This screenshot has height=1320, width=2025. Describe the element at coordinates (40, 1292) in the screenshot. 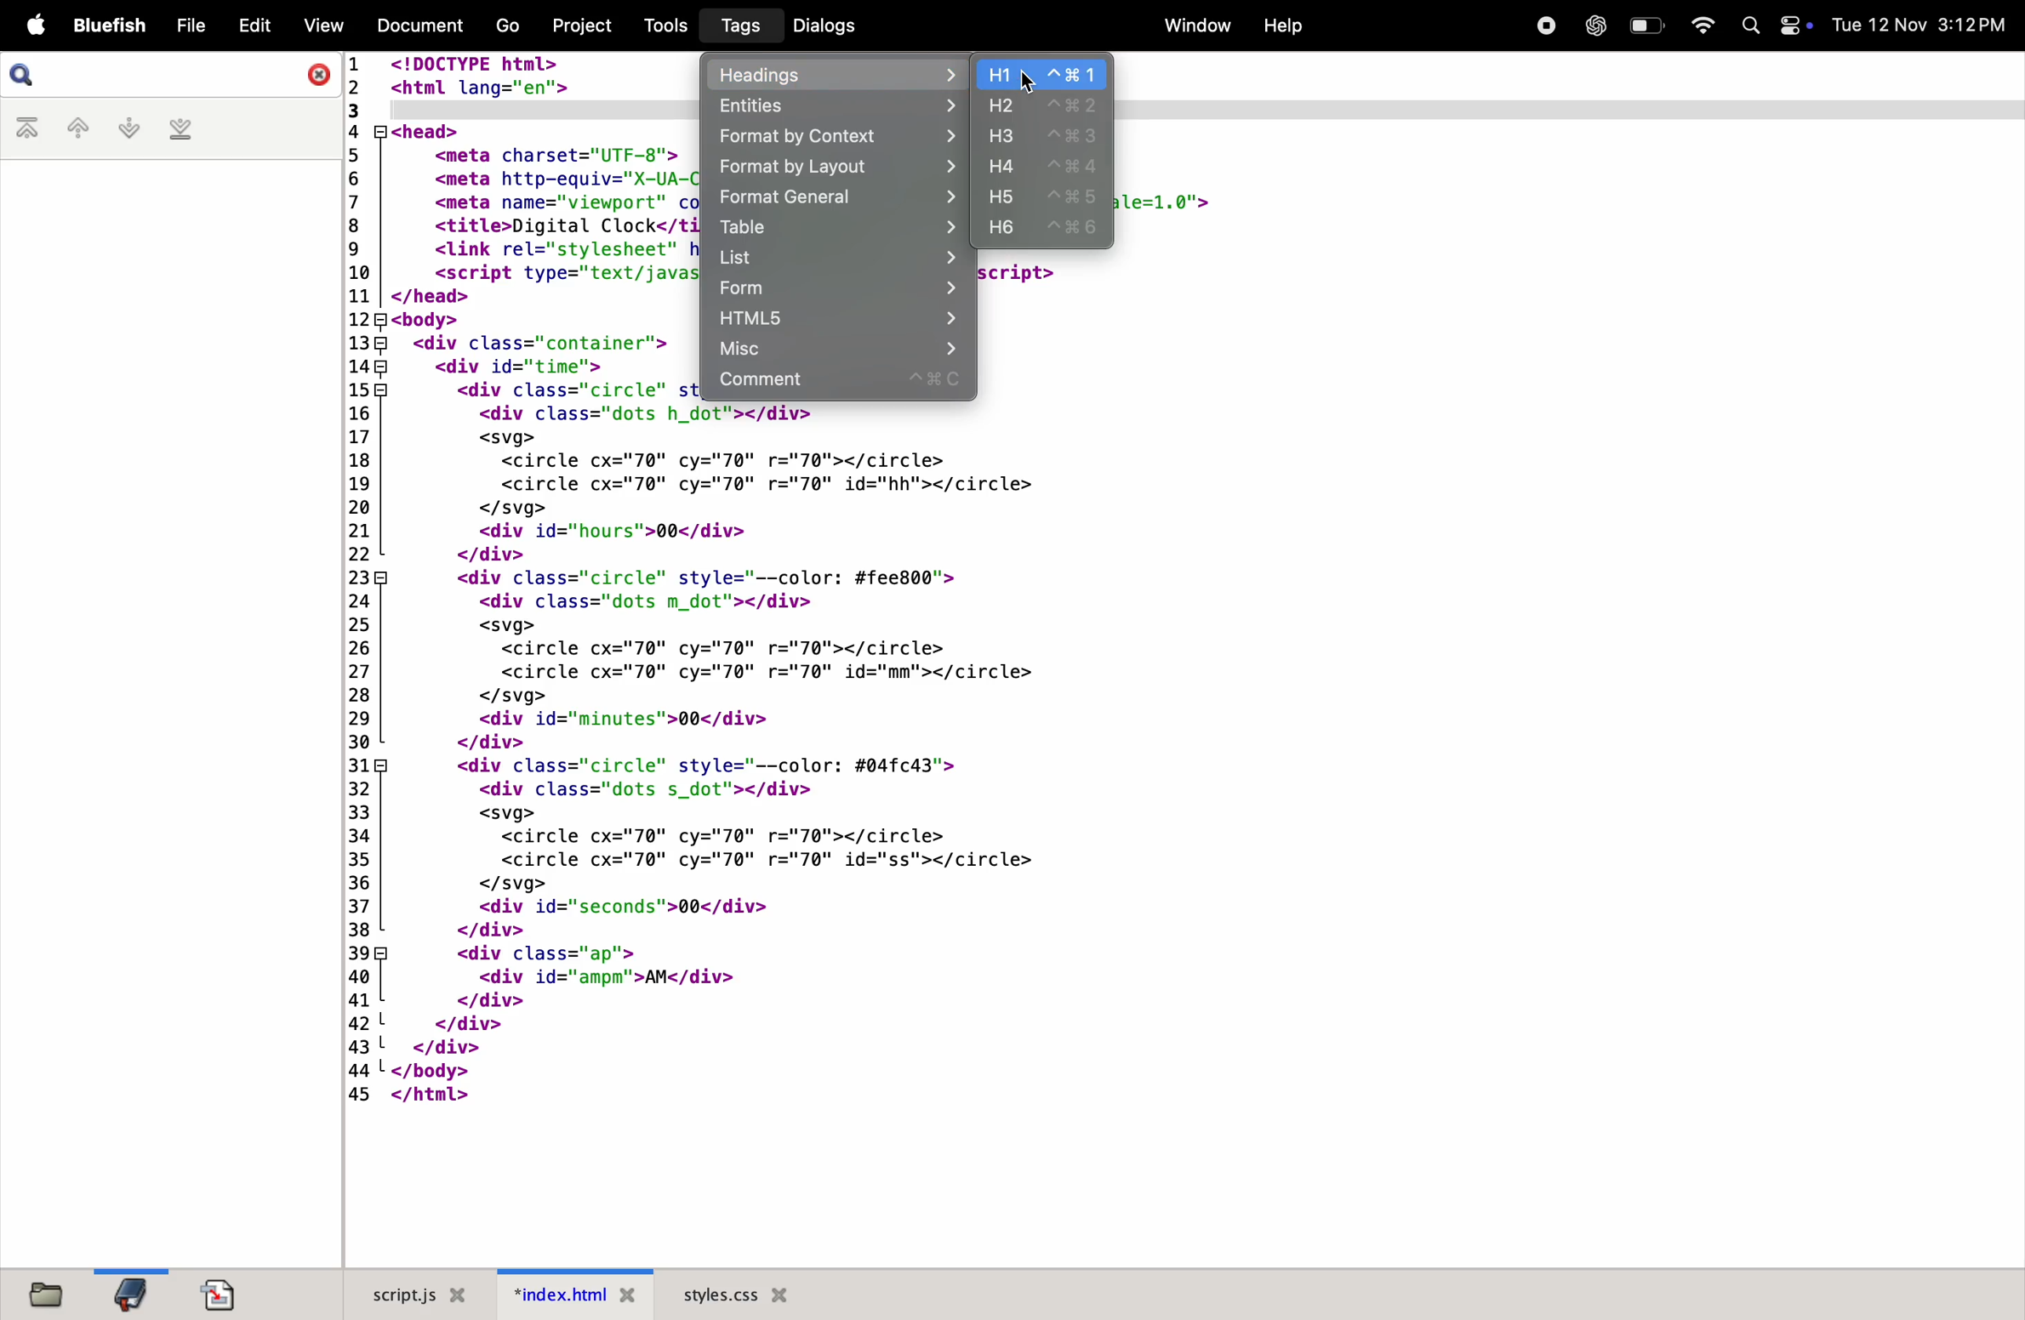

I see `new file` at that location.